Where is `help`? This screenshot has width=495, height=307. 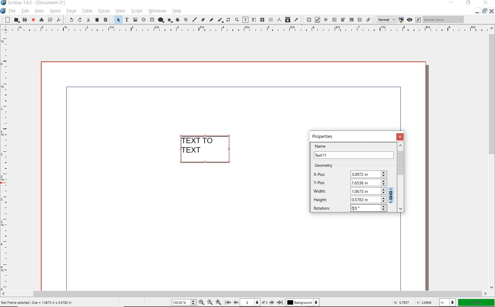 help is located at coordinates (177, 12).